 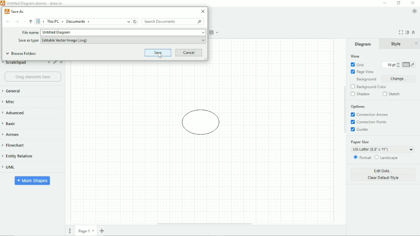 What do you see at coordinates (391, 65) in the screenshot?
I see `Grid size` at bounding box center [391, 65].